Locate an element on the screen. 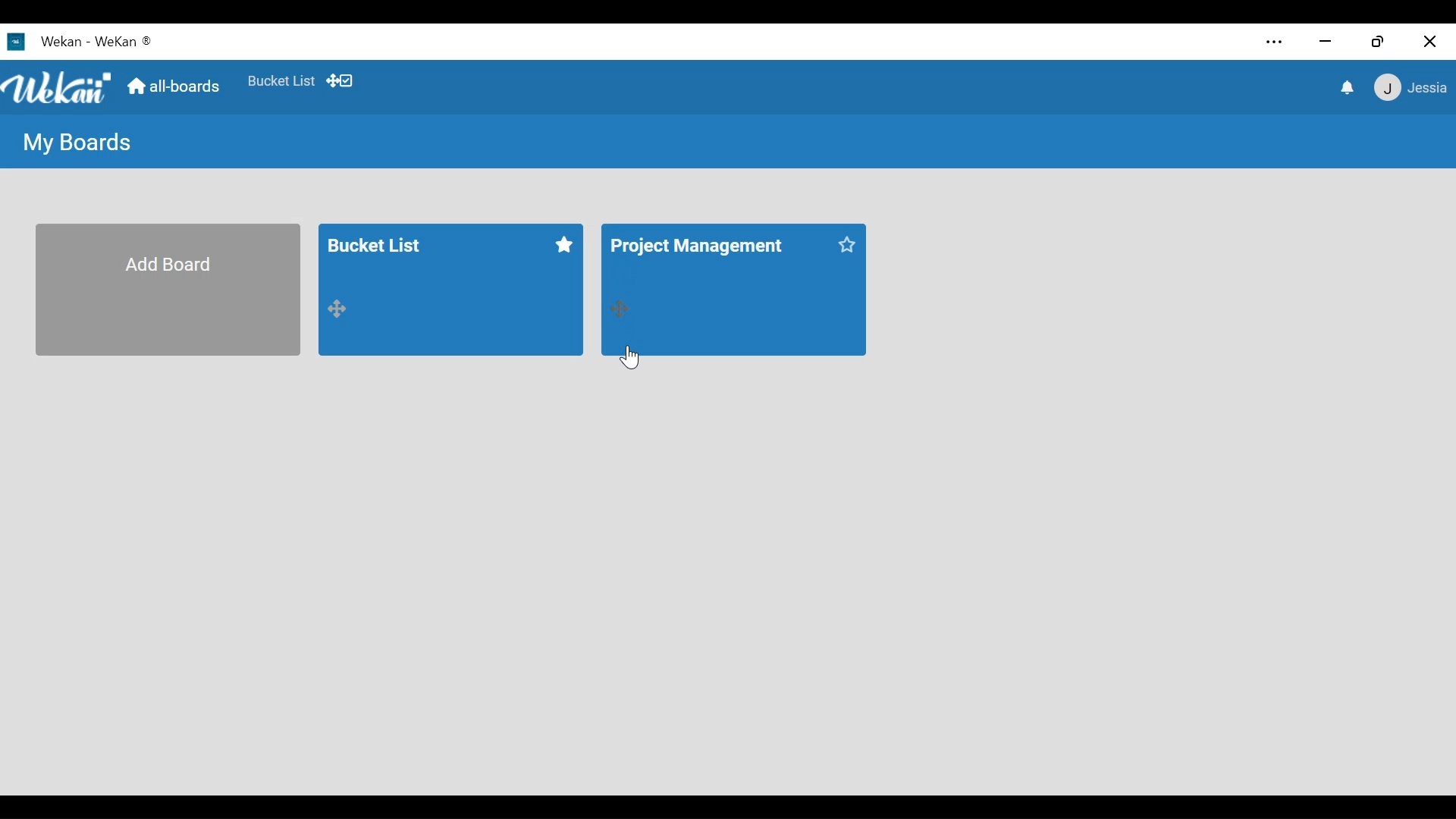  star is located at coordinates (565, 246).